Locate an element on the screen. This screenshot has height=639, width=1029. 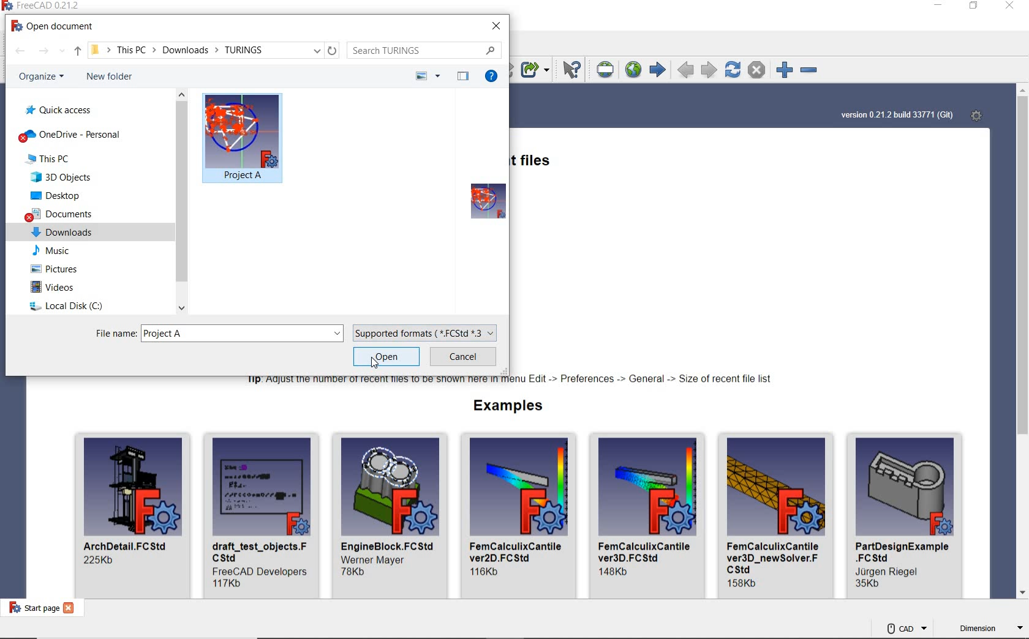
OPEN WEBSITE is located at coordinates (631, 69).